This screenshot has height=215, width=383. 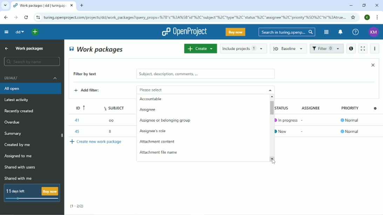 What do you see at coordinates (158, 142) in the screenshot?
I see `attachment content` at bounding box center [158, 142].